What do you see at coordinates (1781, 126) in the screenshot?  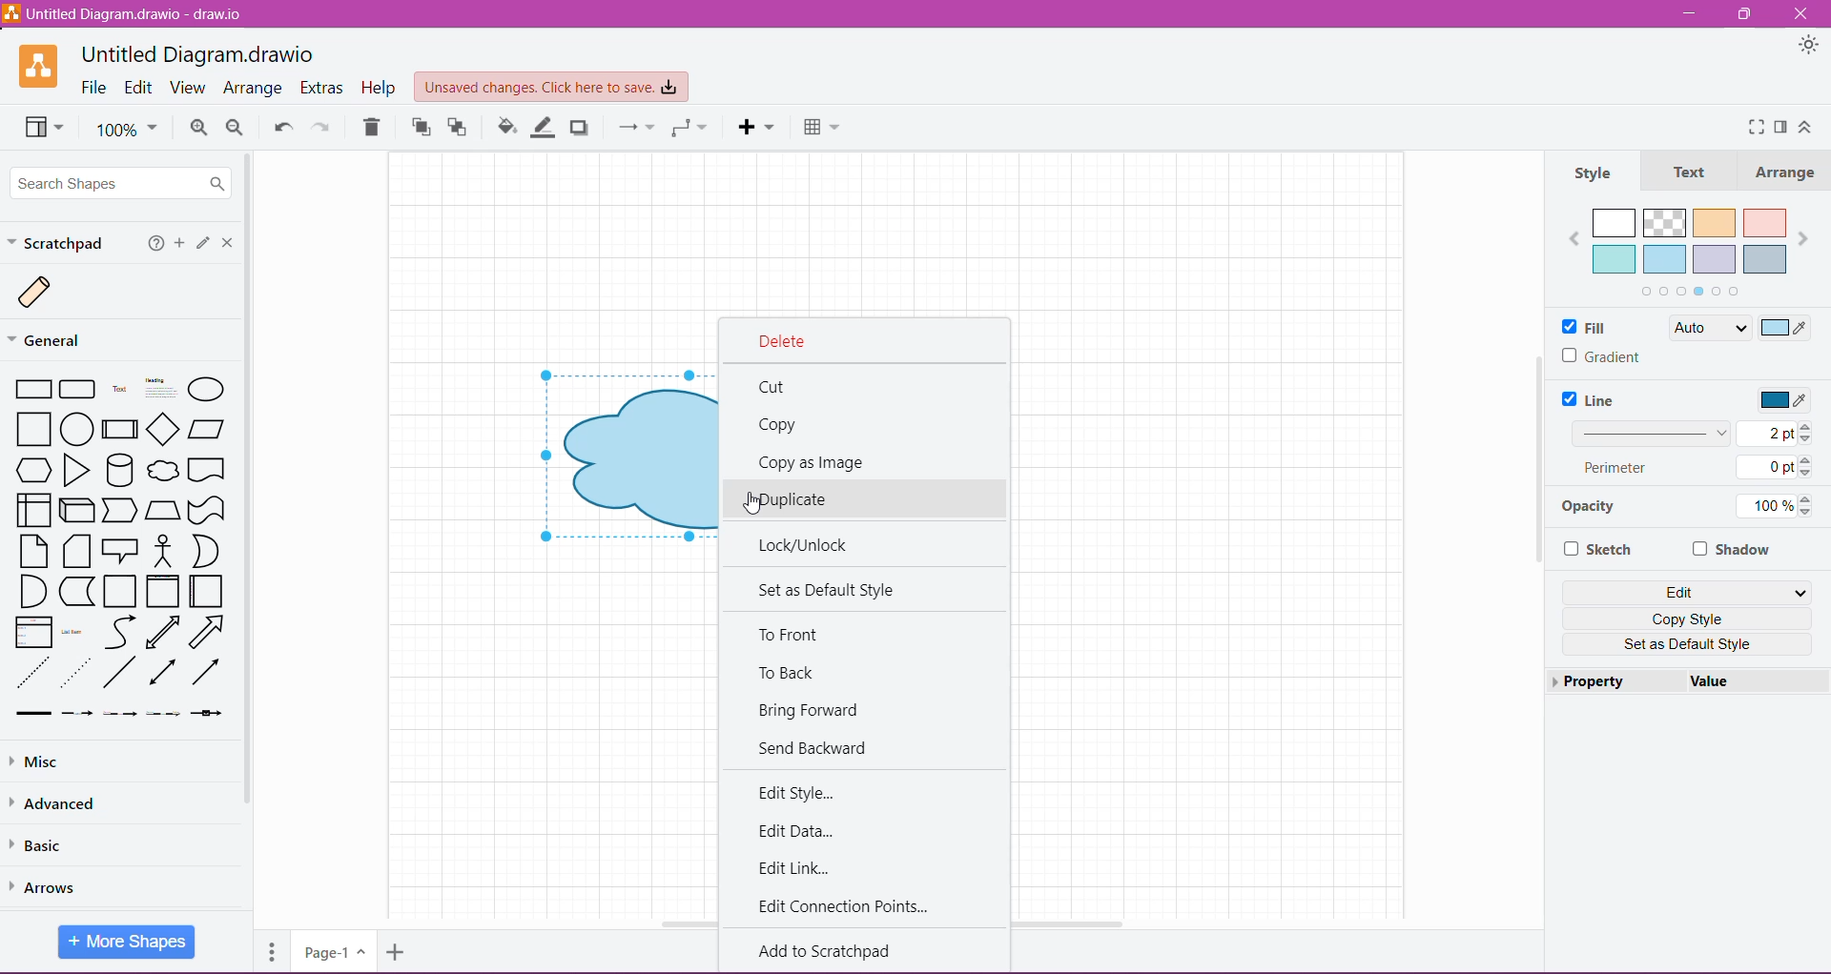 I see `Format` at bounding box center [1781, 126].